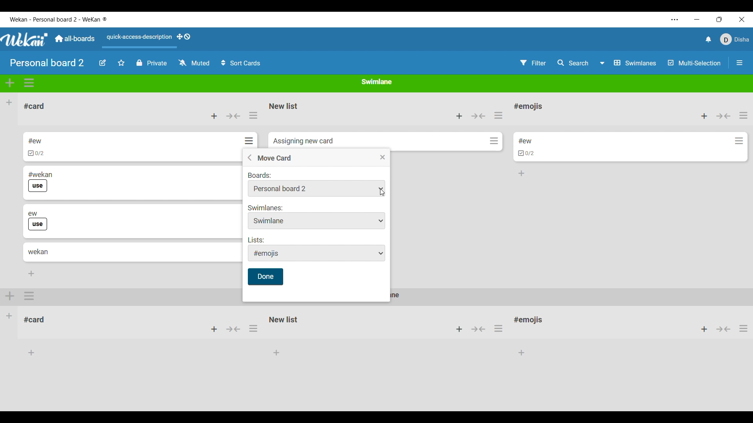  Describe the element at coordinates (316, 221) in the screenshot. I see `Swimlane options` at that location.